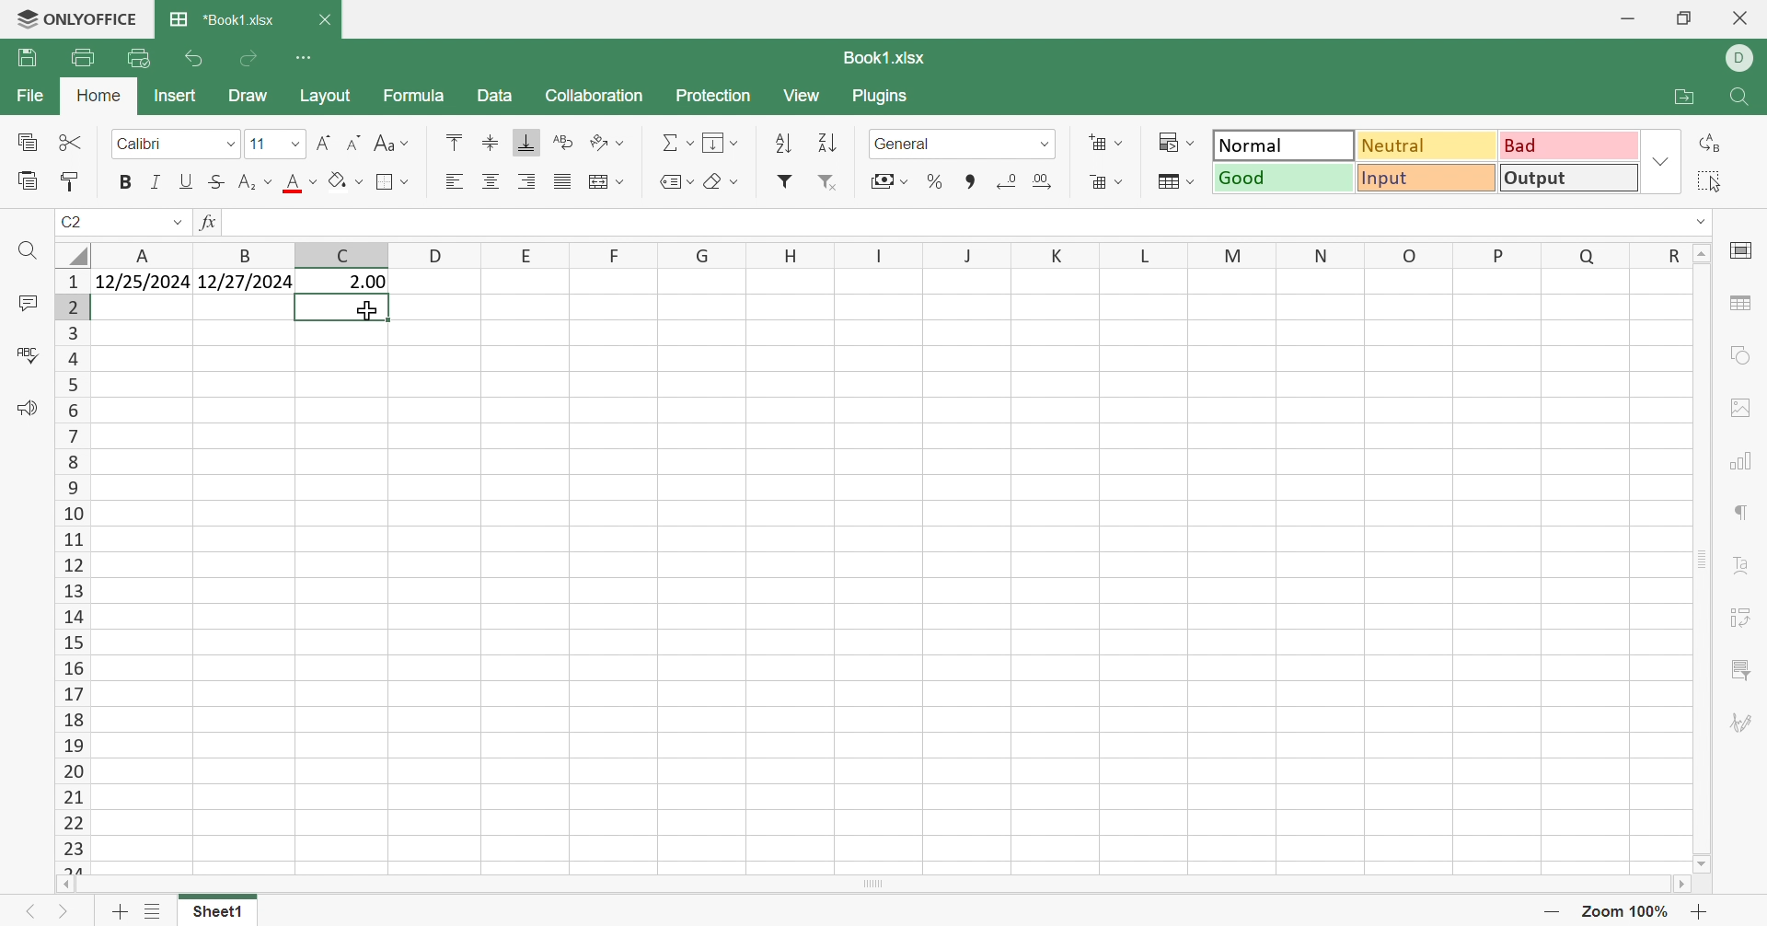 The width and height of the screenshot is (1767, 926). Describe the element at coordinates (720, 142) in the screenshot. I see `Fill` at that location.